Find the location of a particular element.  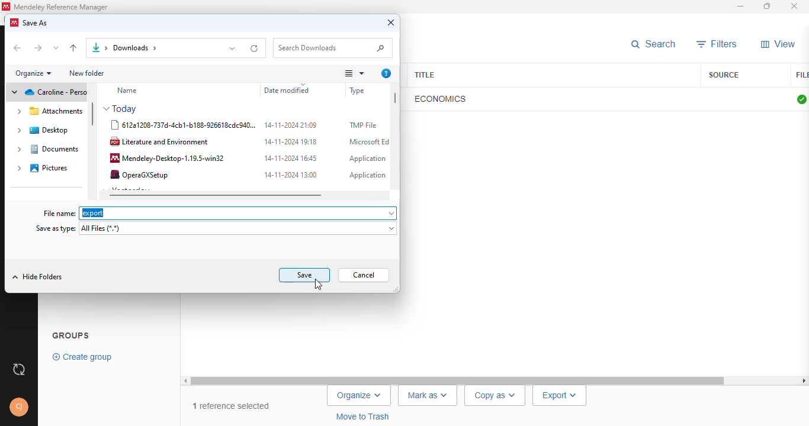

search downloads is located at coordinates (332, 47).